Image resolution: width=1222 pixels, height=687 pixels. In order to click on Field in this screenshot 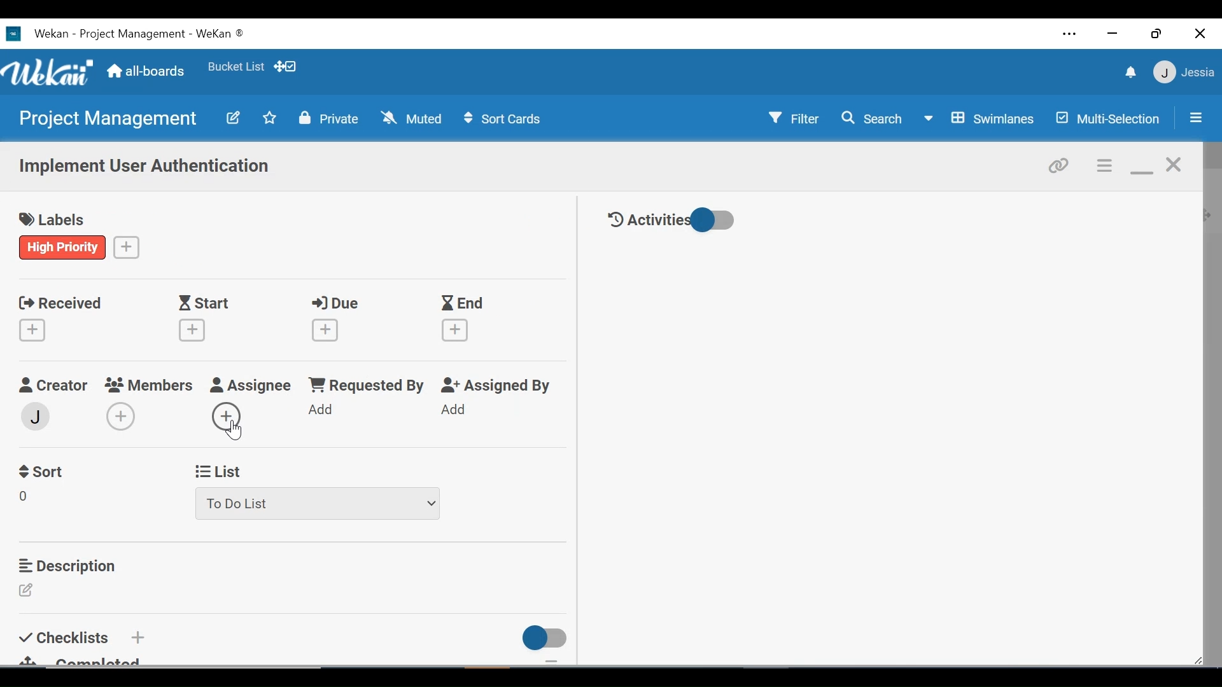, I will do `click(27, 498)`.